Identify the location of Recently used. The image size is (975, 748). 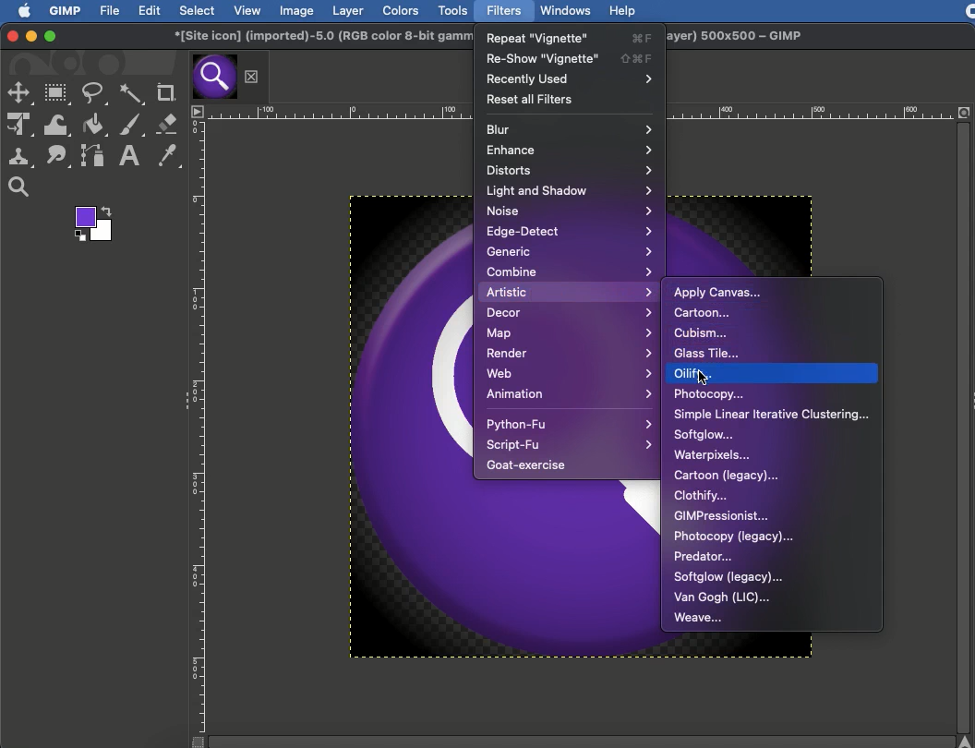
(569, 78).